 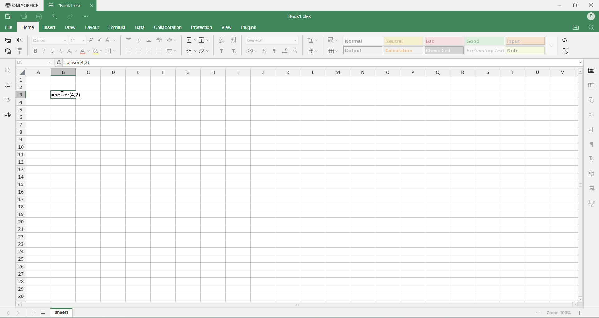 What do you see at coordinates (149, 40) in the screenshot?
I see `align bottom` at bounding box center [149, 40].